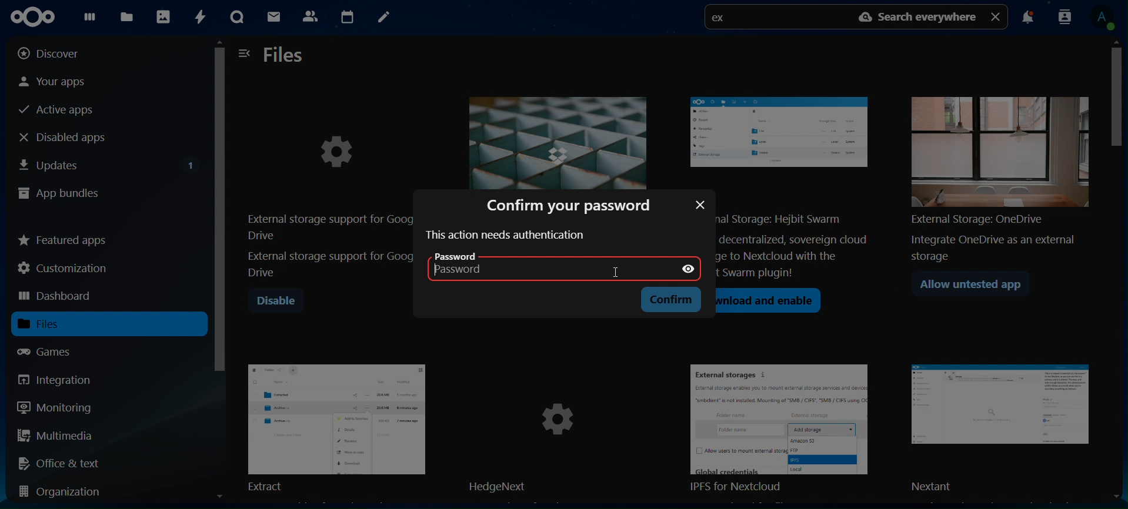 This screenshot has height=509, width=1128. I want to click on disable, so click(276, 302).